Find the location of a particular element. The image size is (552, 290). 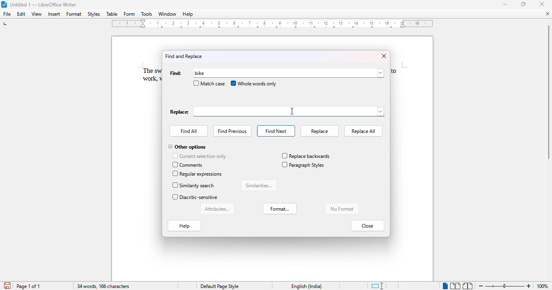

Change zoom levele is located at coordinates (504, 286).